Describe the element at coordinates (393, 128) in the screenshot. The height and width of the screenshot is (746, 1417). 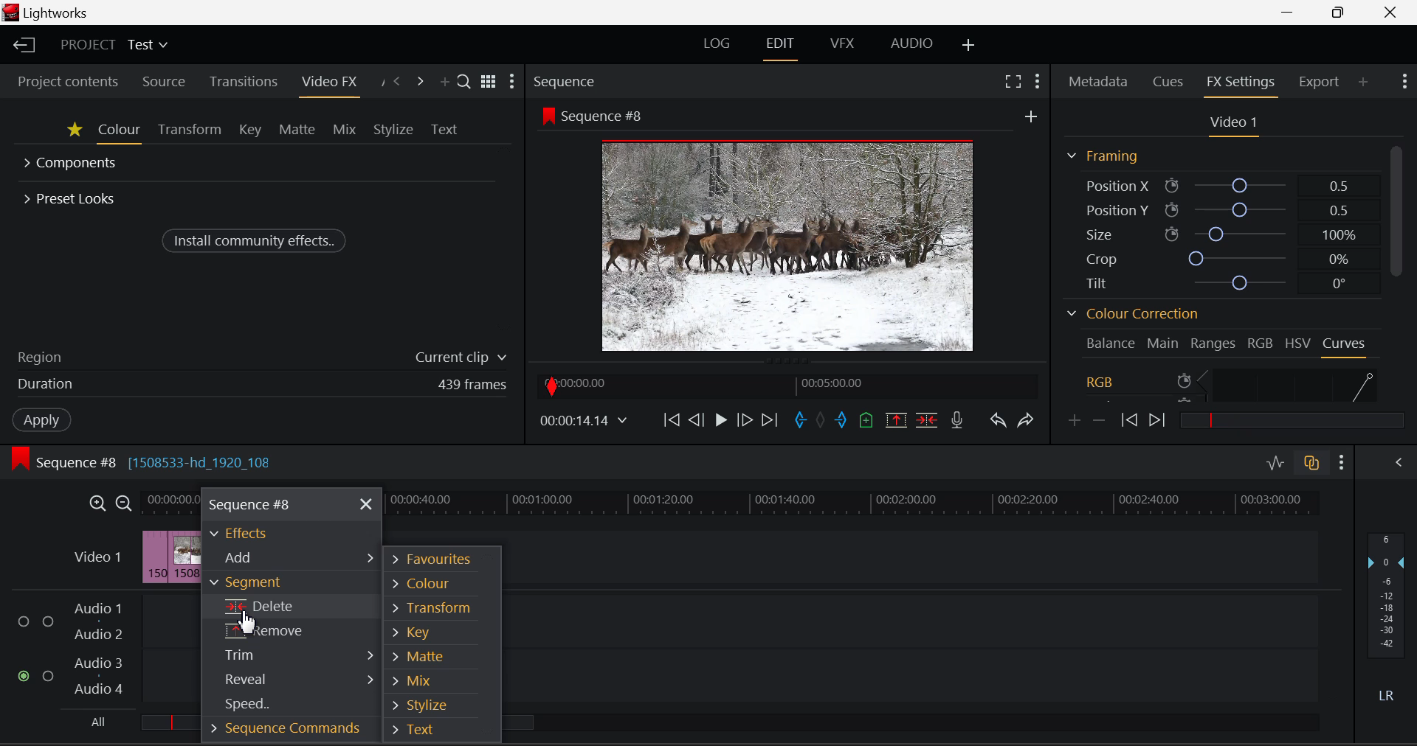
I see `Stylize` at that location.